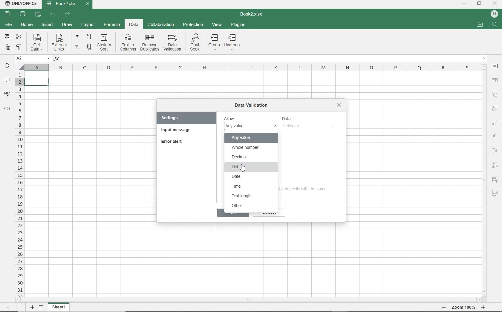 Image resolution: width=502 pixels, height=312 pixels. Describe the element at coordinates (464, 3) in the screenshot. I see `MINIMIZE` at that location.